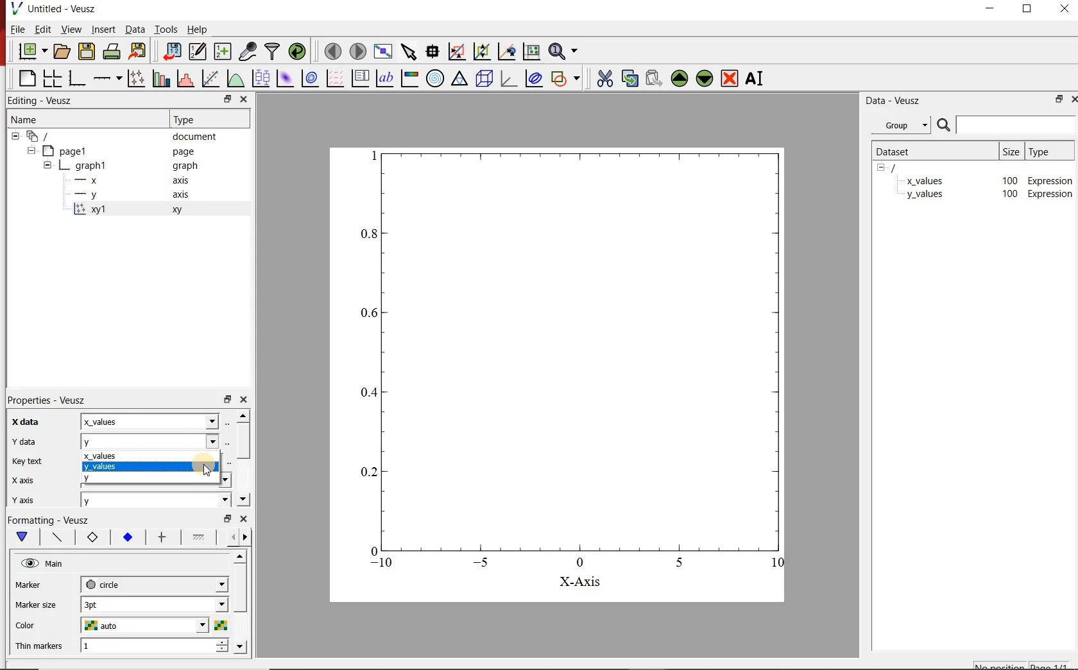 Image resolution: width=1078 pixels, height=670 pixels. I want to click on close, so click(245, 399).